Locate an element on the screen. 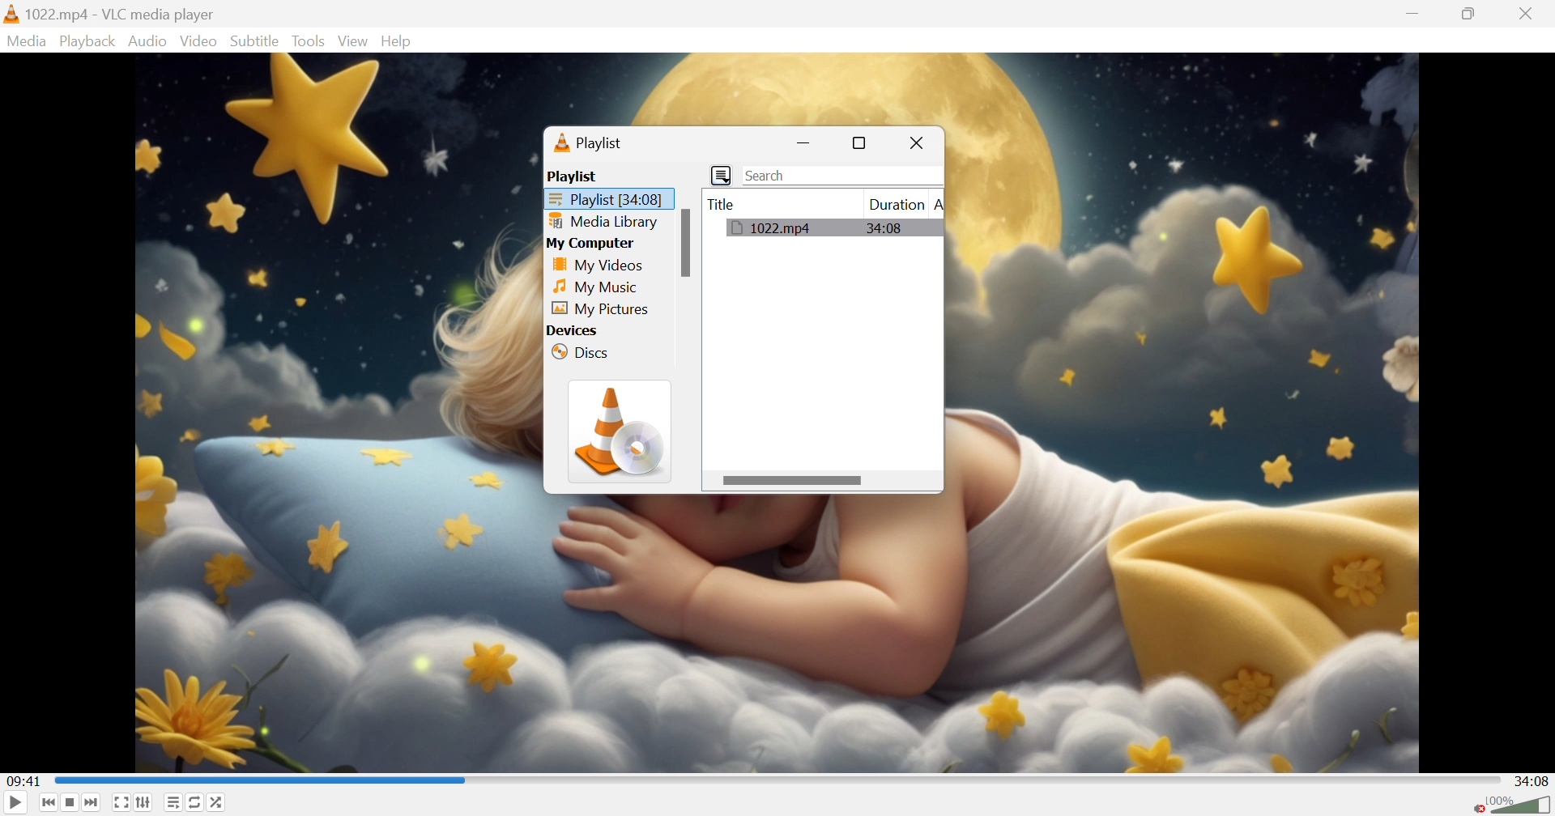 This screenshot has width=1555, height=816. Duration is located at coordinates (894, 204).